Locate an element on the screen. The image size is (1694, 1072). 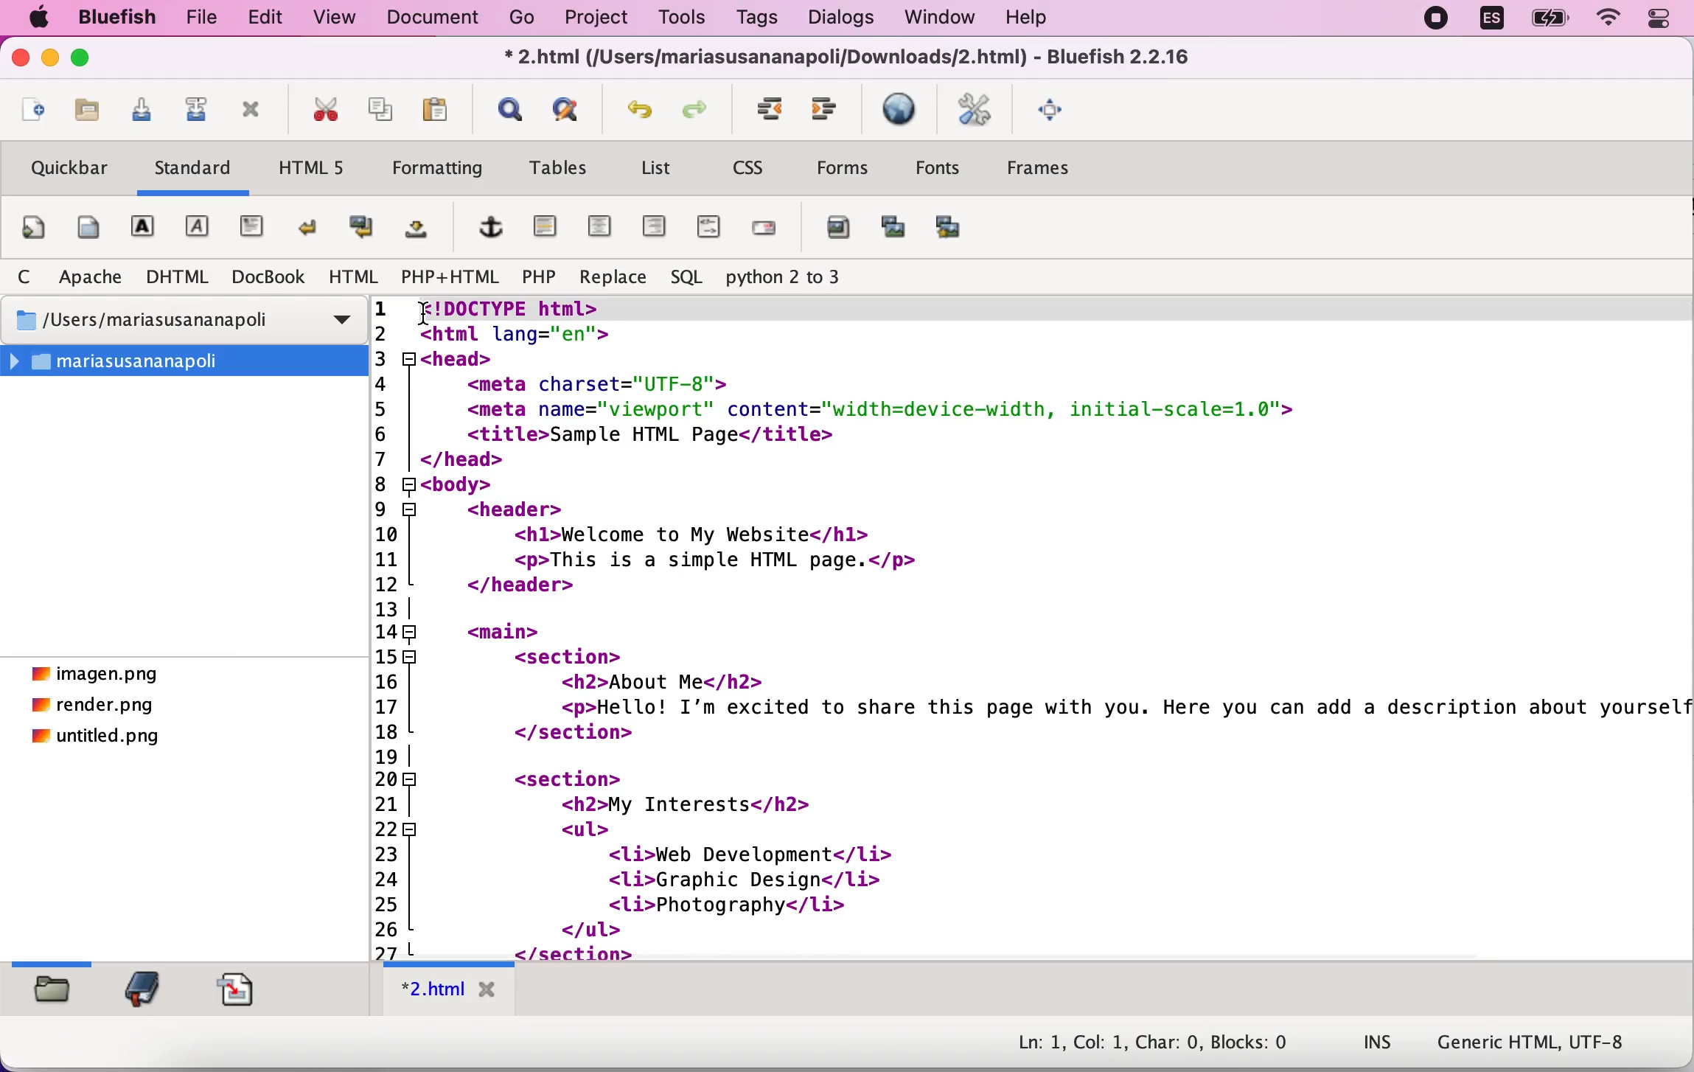
add hyperlink is located at coordinates (491, 231).